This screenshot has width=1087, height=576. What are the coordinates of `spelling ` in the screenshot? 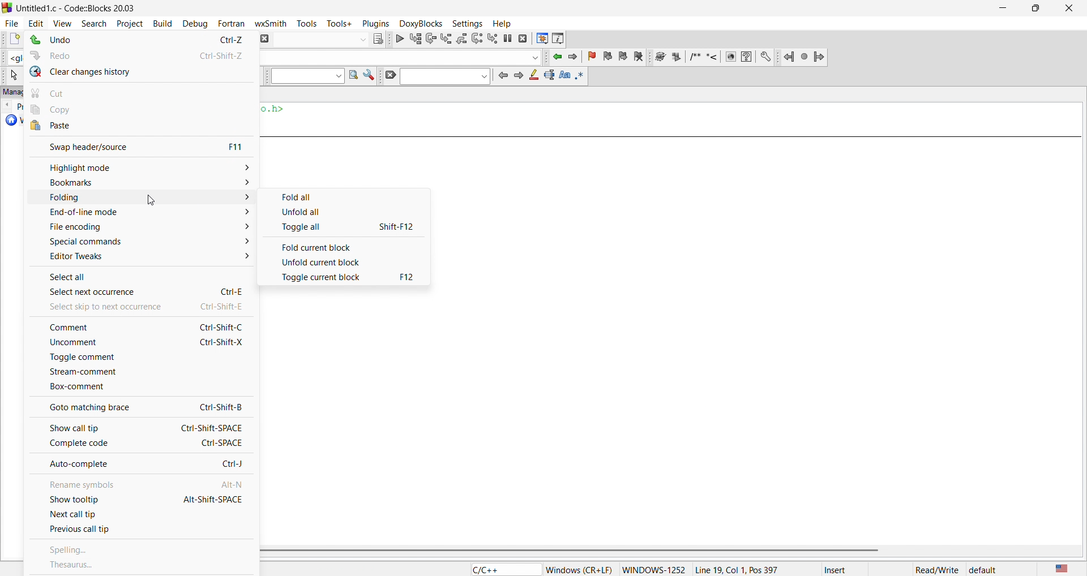 It's located at (143, 551).